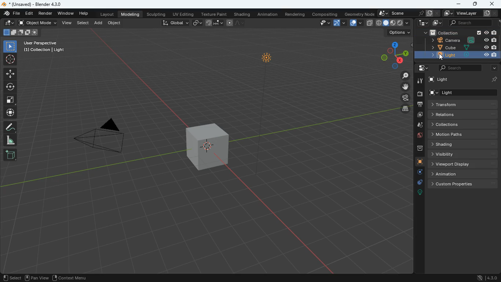  What do you see at coordinates (463, 174) in the screenshot?
I see `animation` at bounding box center [463, 174].